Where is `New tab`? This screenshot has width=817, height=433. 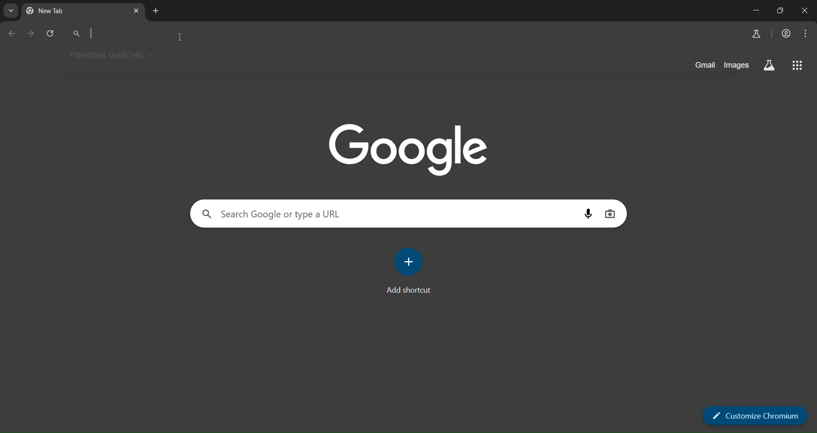 New tab is located at coordinates (59, 11).